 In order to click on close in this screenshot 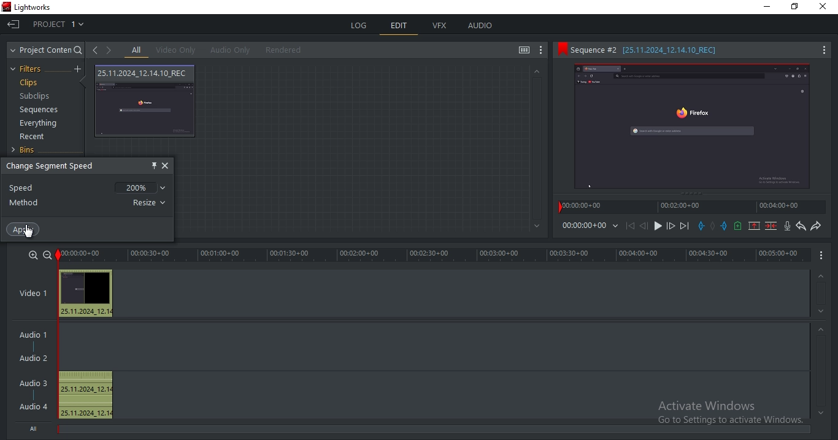, I will do `click(826, 7)`.